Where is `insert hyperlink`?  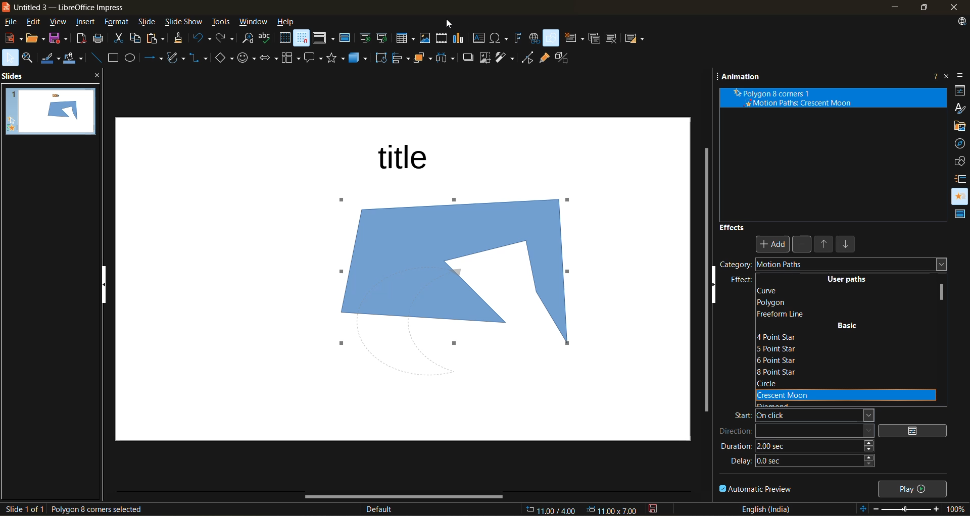 insert hyperlink is located at coordinates (533, 39).